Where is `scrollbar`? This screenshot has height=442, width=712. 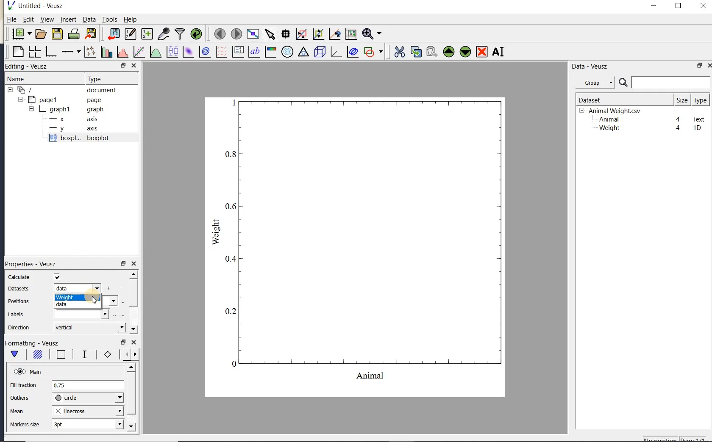
scrollbar is located at coordinates (133, 302).